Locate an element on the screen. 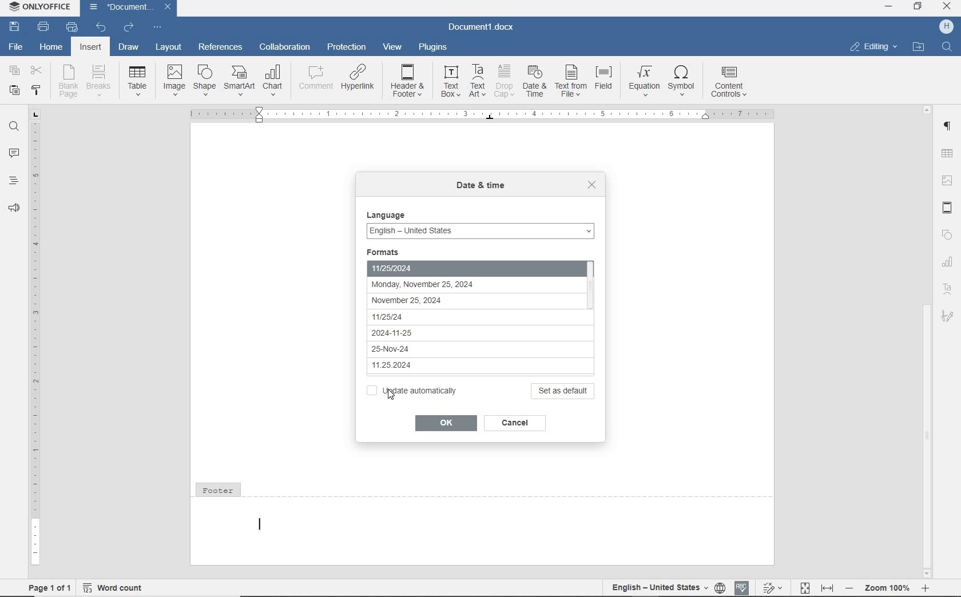 This screenshot has width=961, height=597. username is located at coordinates (947, 27).